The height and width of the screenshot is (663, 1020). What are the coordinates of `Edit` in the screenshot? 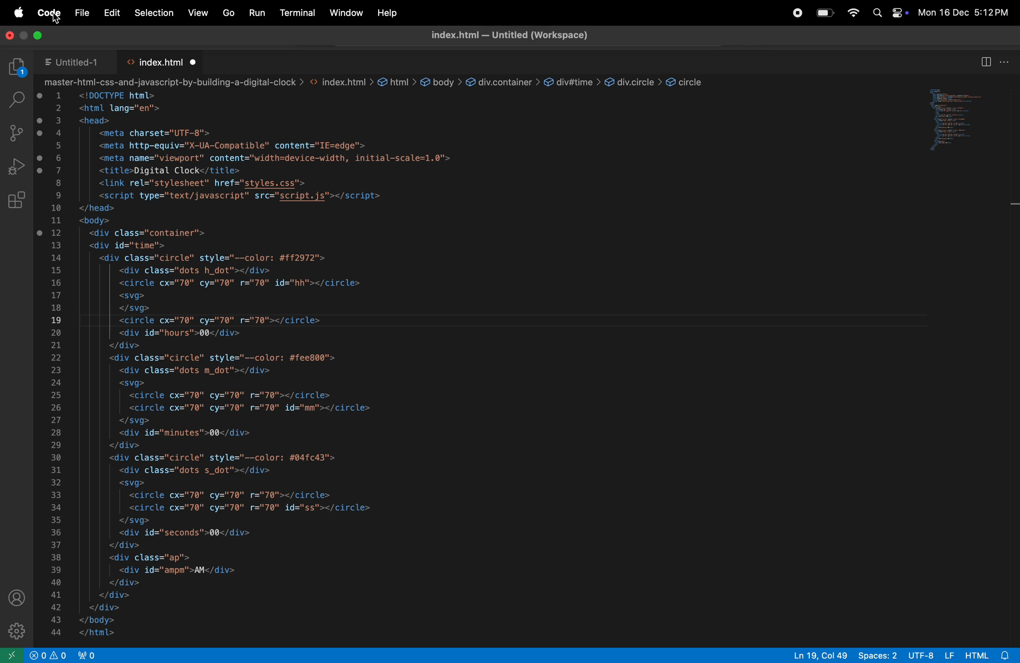 It's located at (113, 13).